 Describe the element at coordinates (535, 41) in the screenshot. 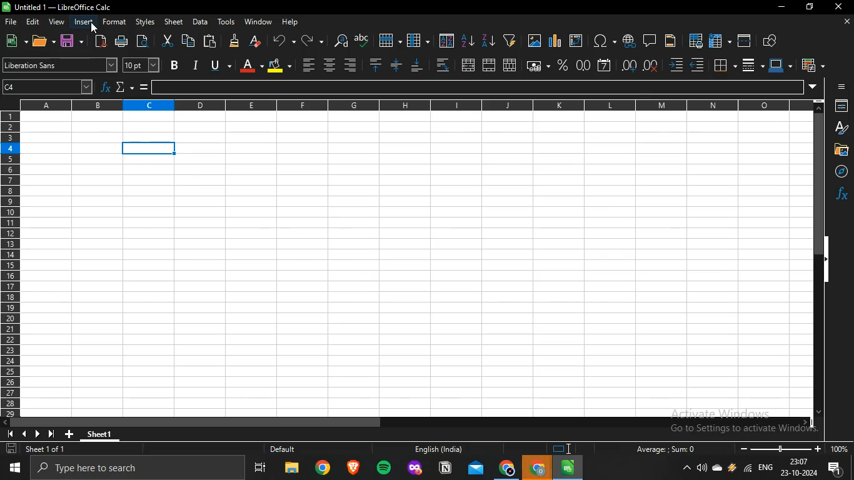

I see `insert images` at that location.